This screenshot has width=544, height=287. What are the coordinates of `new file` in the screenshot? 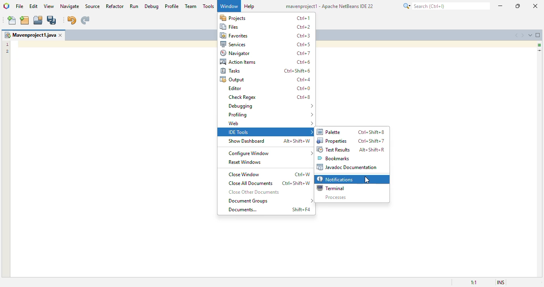 It's located at (12, 21).